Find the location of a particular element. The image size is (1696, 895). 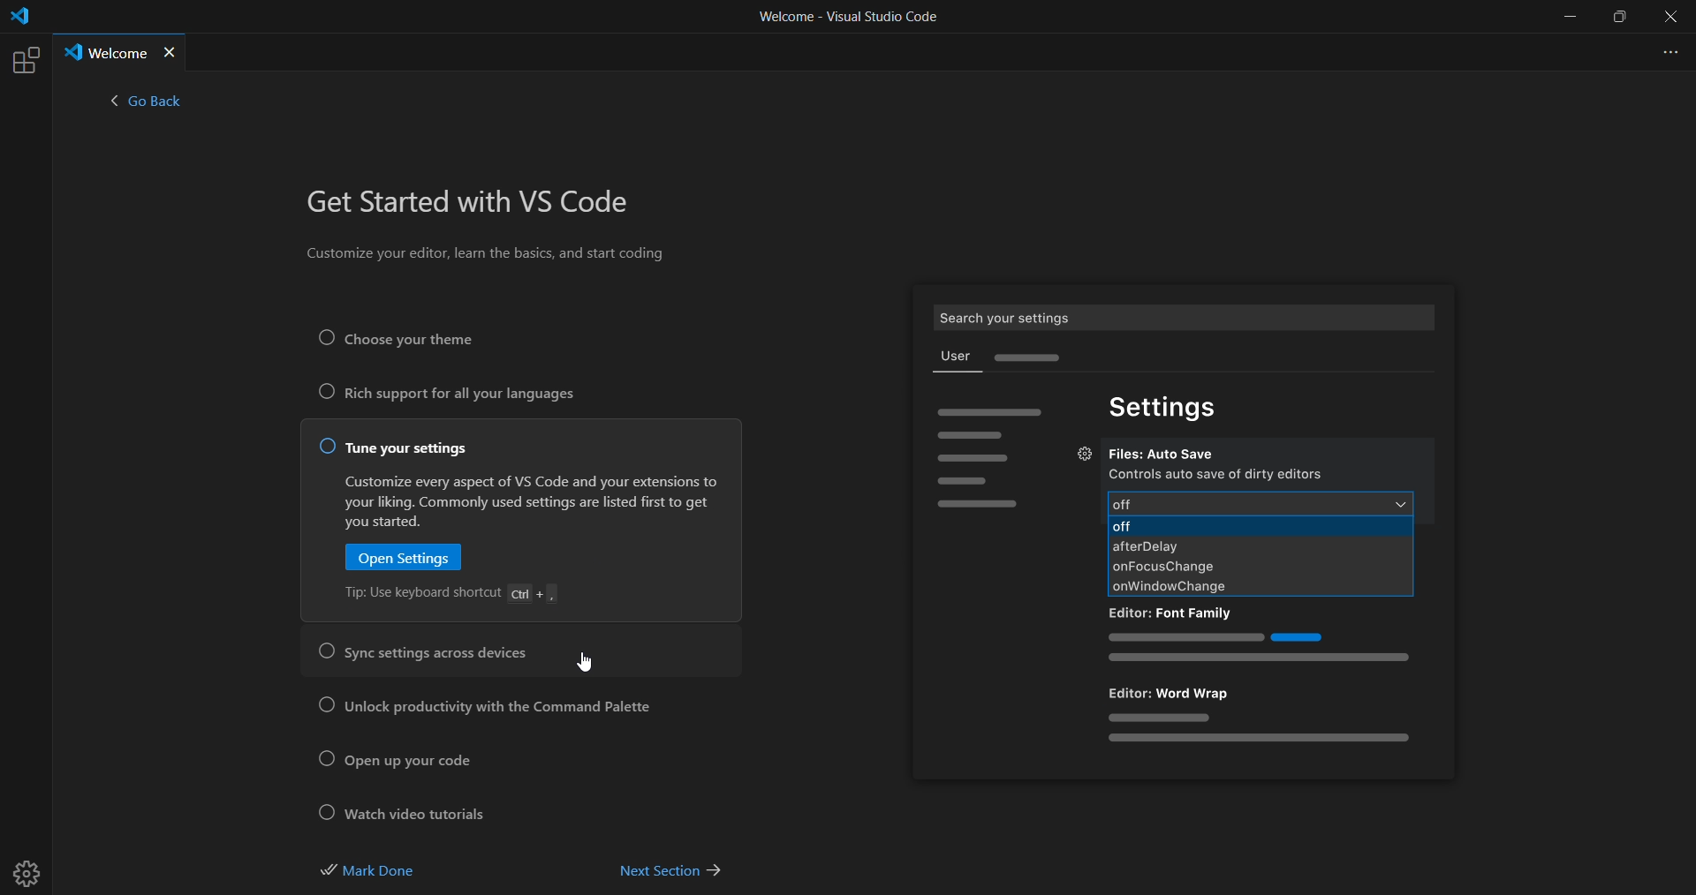

open up your code is located at coordinates (403, 760).